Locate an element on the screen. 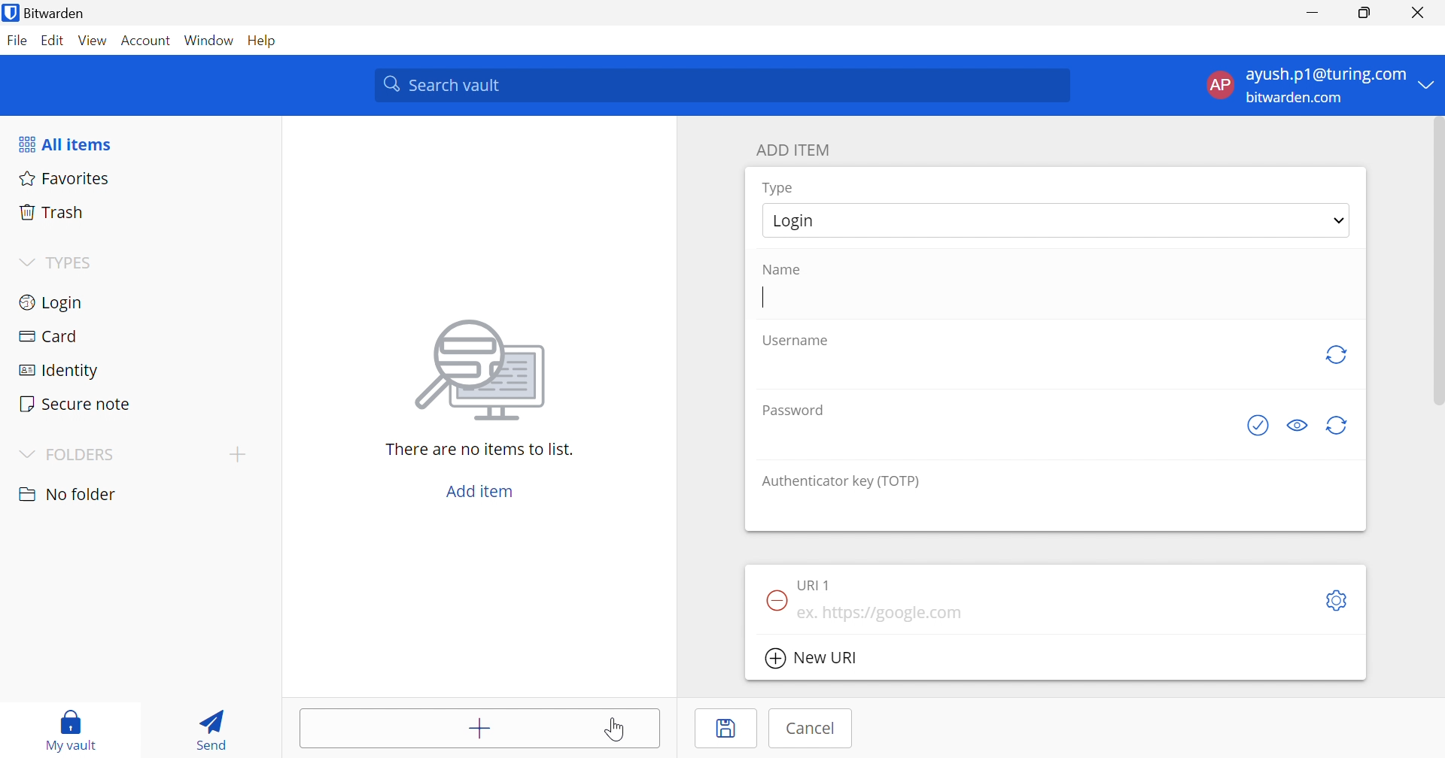 The height and width of the screenshot is (758, 1445). Add item is located at coordinates (481, 490).